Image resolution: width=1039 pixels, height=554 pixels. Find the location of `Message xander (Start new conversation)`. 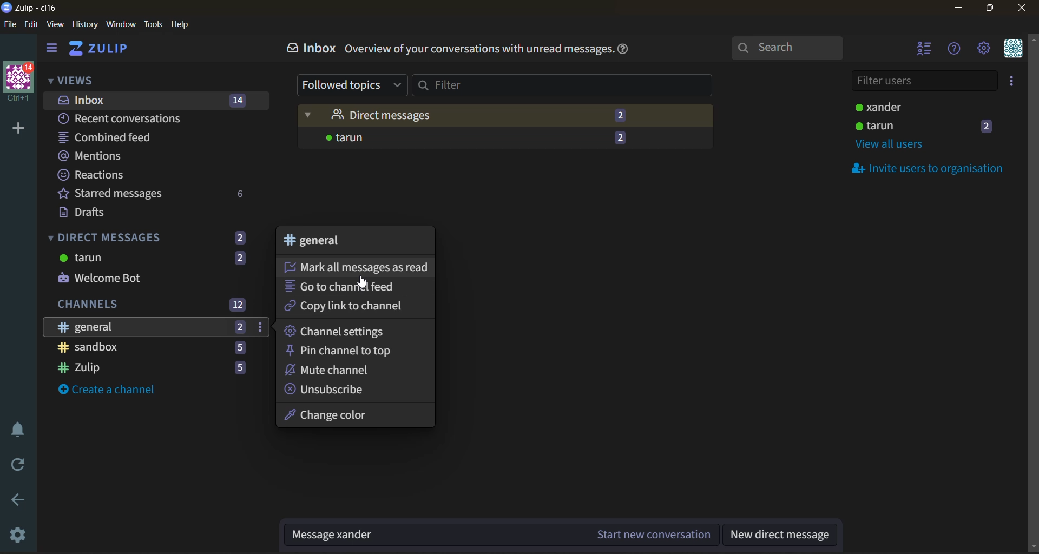

Message xander (Start new conversation) is located at coordinates (498, 536).